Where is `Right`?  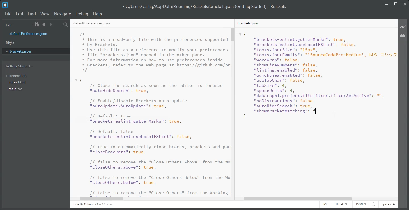
Right is located at coordinates (10, 43).